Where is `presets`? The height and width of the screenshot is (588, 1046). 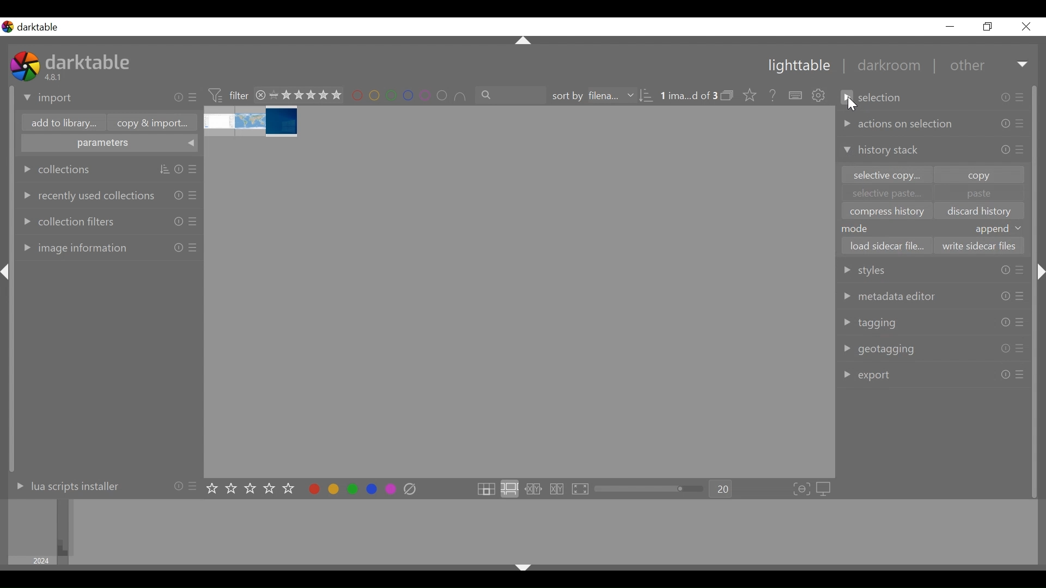
presets is located at coordinates (1020, 323).